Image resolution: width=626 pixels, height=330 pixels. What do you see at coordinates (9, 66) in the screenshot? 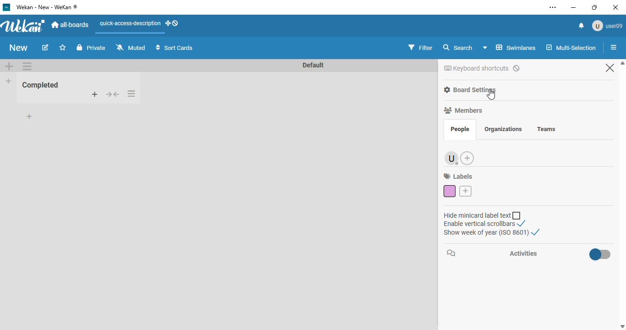
I see `add swimlane` at bounding box center [9, 66].